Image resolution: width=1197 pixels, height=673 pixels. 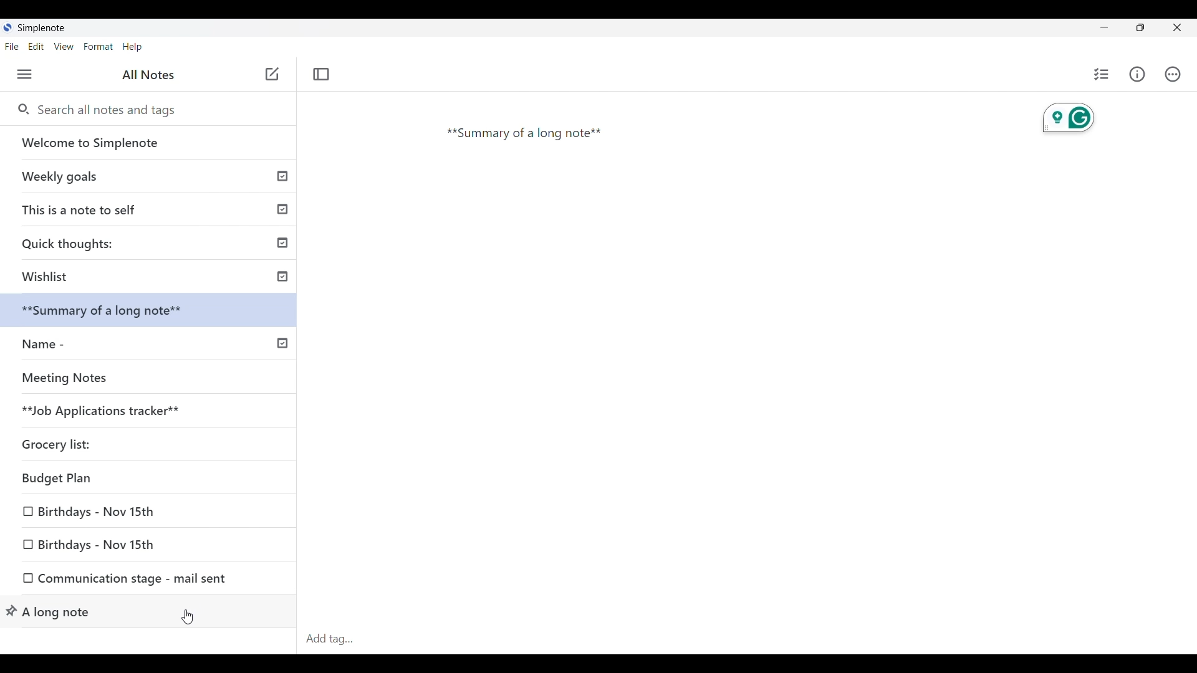 What do you see at coordinates (1067, 119) in the screenshot?
I see `Grammarly extension` at bounding box center [1067, 119].